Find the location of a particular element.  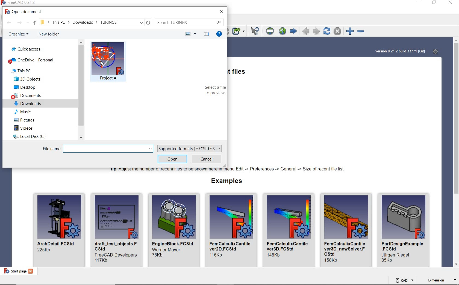

close is located at coordinates (31, 271).